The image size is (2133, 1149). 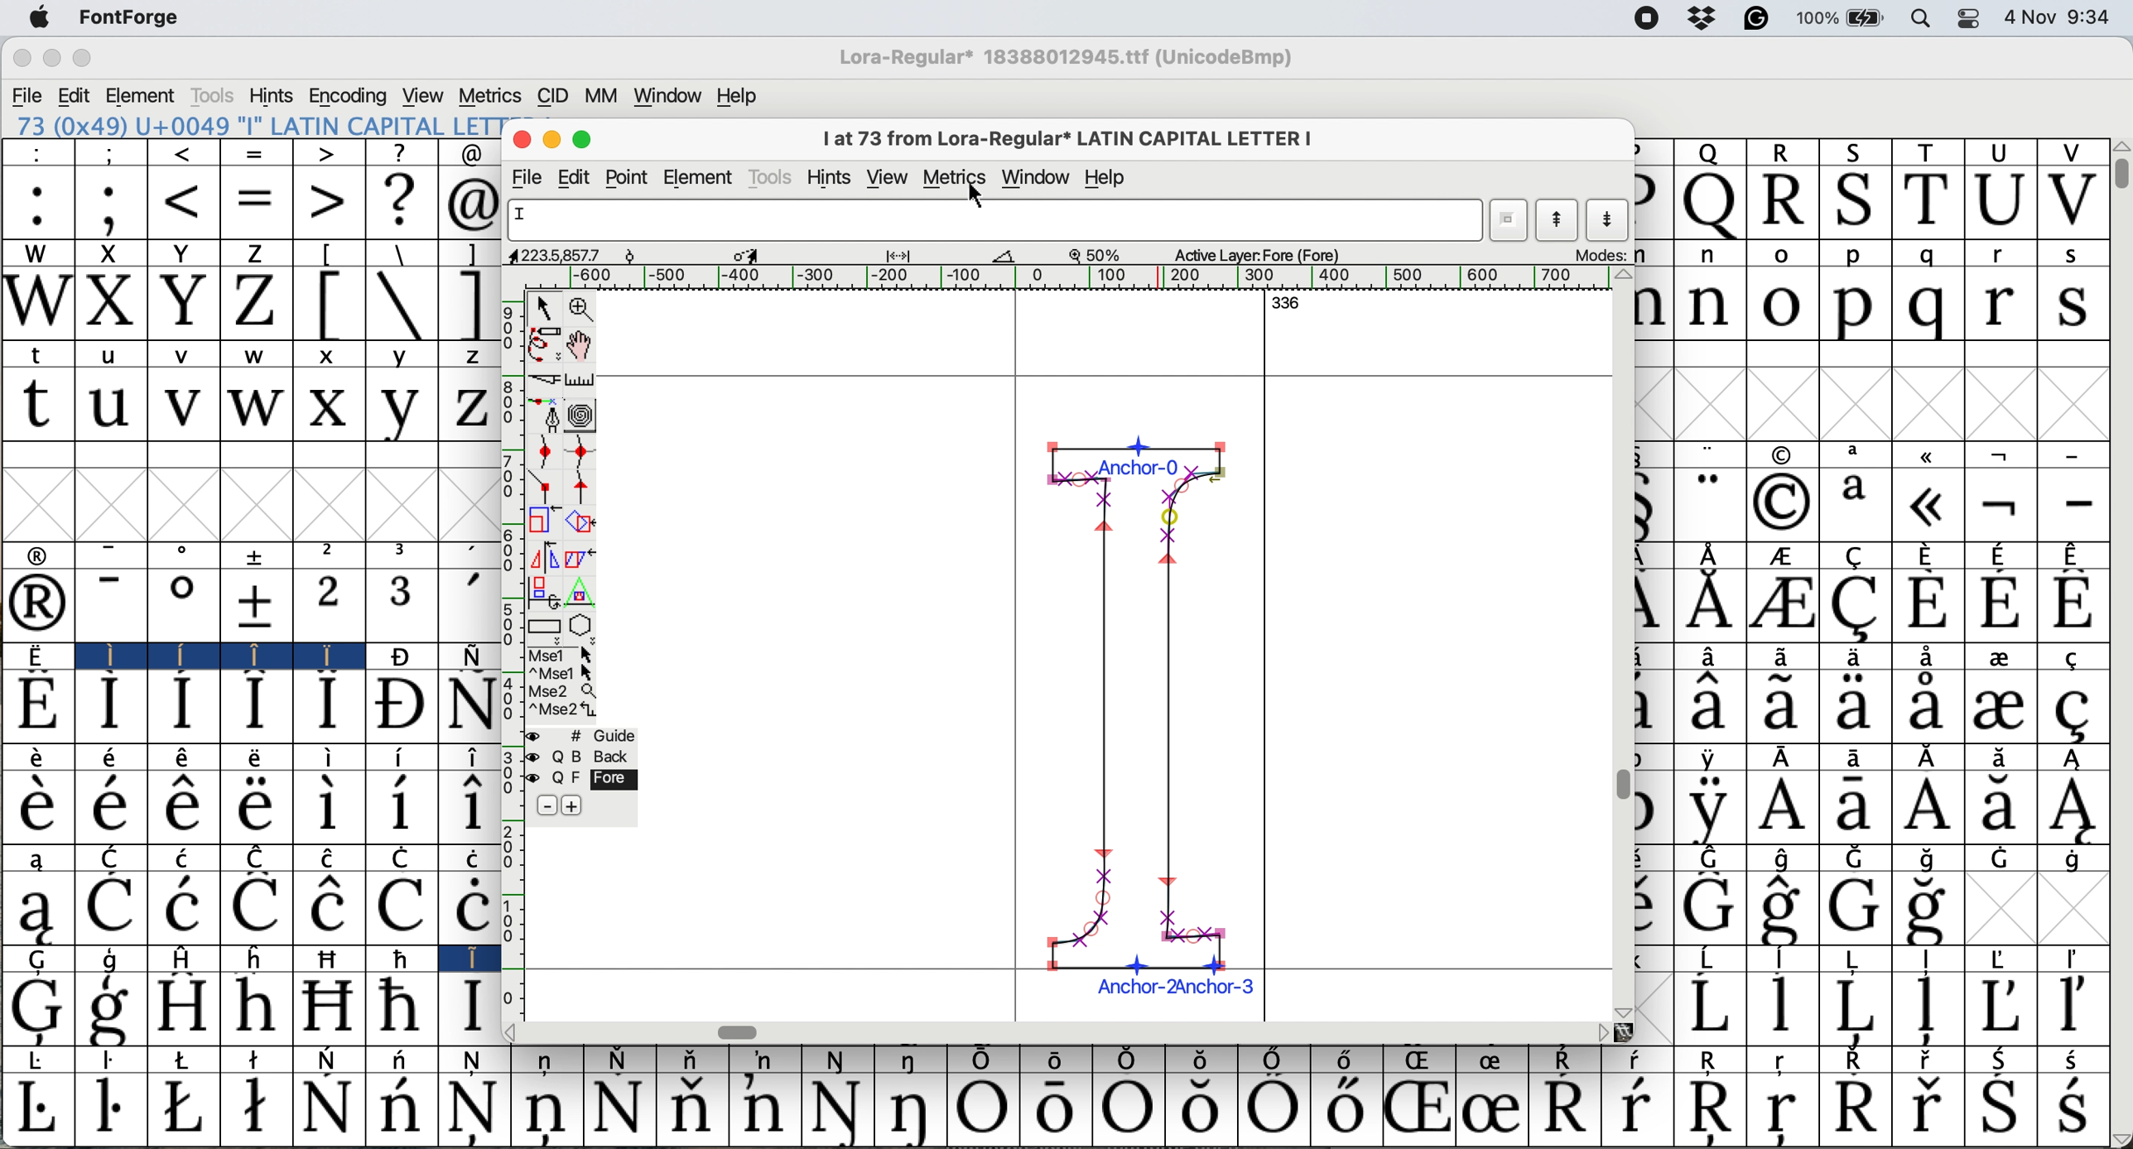 I want to click on Symbol, so click(x=329, y=759).